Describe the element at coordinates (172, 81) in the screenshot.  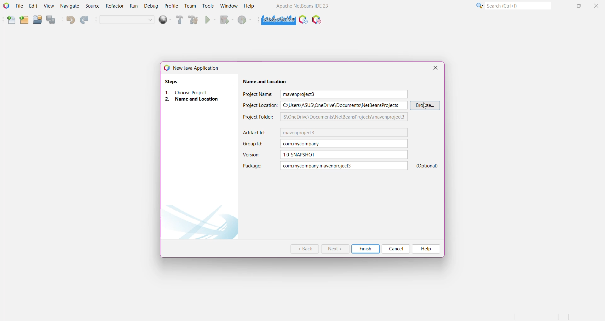
I see `Steps` at that location.